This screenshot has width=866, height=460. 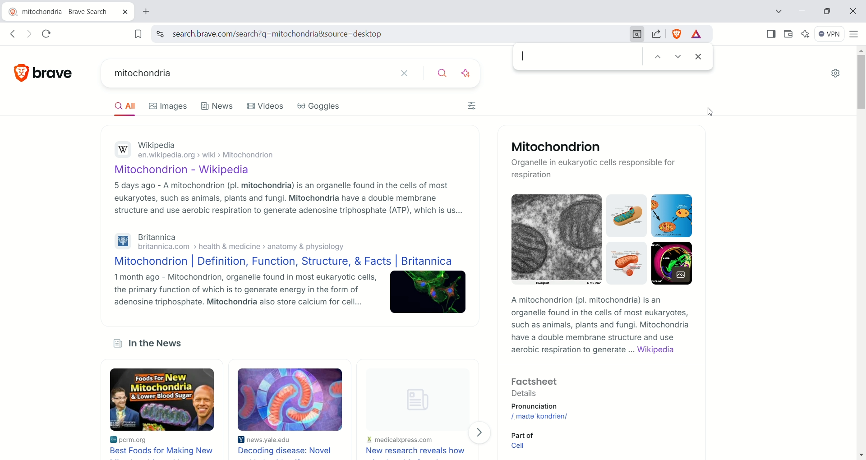 What do you see at coordinates (806, 35) in the screenshot?
I see `leo AI` at bounding box center [806, 35].